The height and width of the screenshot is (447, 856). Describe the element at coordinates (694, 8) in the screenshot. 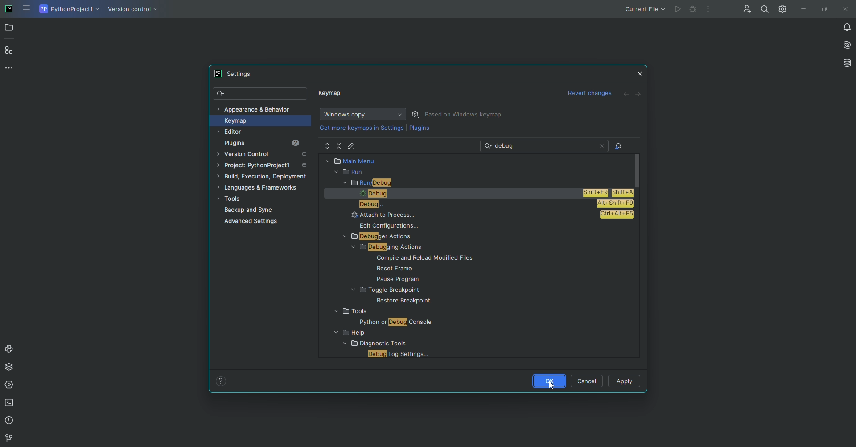

I see `debug` at that location.